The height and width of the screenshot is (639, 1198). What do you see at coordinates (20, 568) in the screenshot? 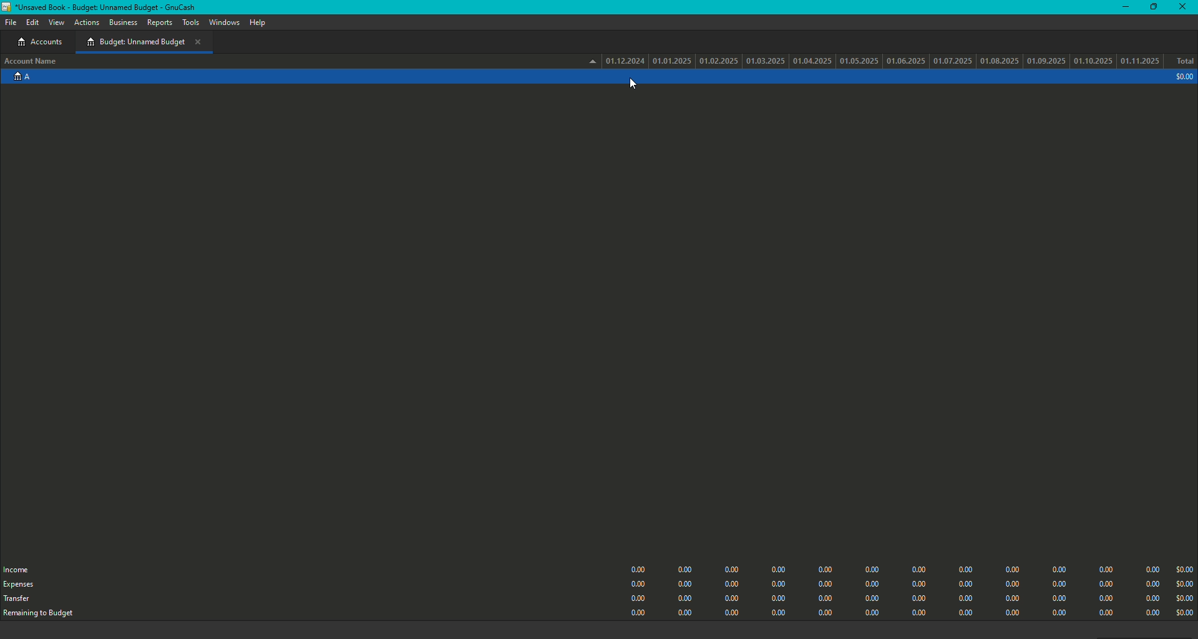
I see `Income` at bounding box center [20, 568].